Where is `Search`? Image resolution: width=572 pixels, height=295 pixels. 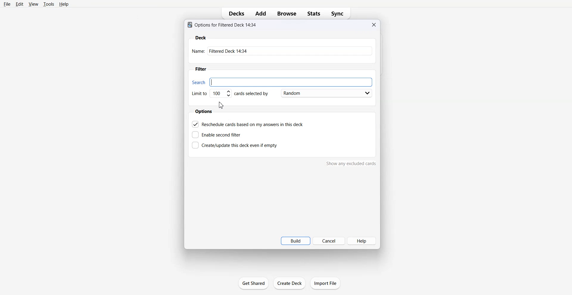
Search is located at coordinates (282, 82).